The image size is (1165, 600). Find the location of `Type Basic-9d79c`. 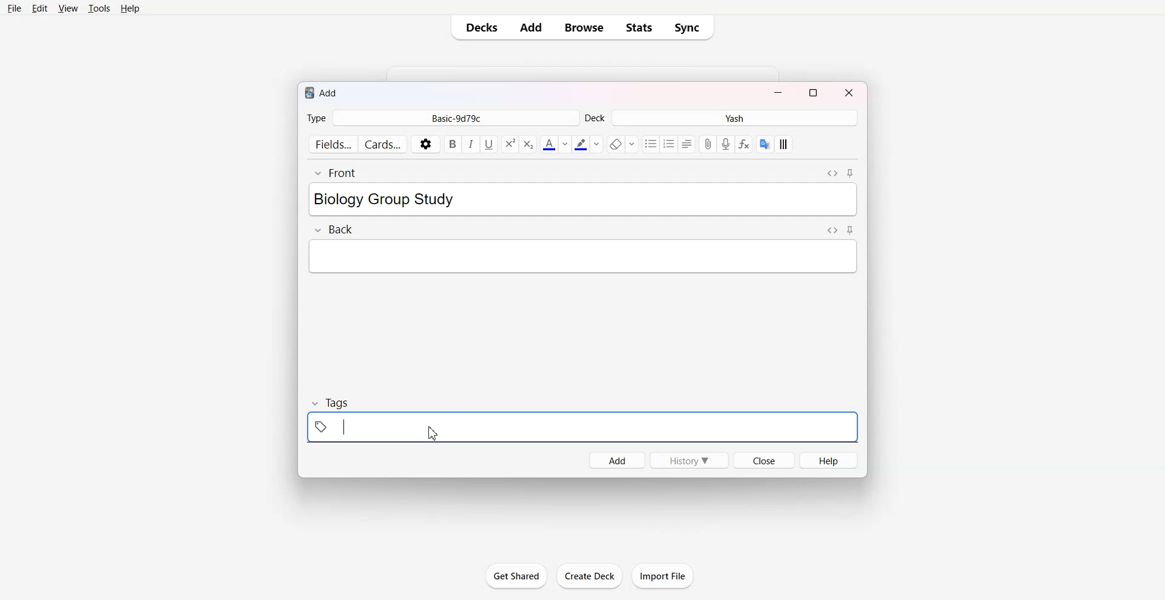

Type Basic-9d79c is located at coordinates (442, 118).